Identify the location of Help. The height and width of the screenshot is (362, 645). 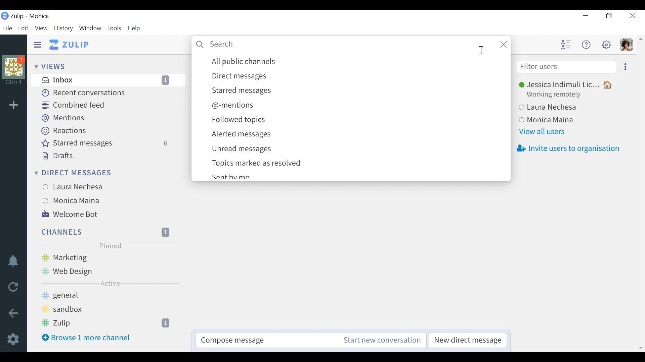
(134, 28).